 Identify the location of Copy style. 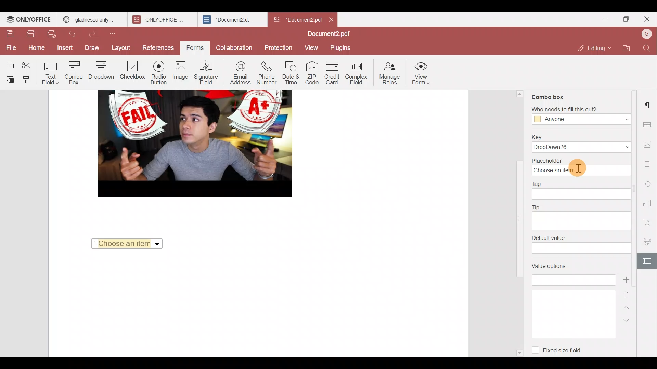
(29, 80).